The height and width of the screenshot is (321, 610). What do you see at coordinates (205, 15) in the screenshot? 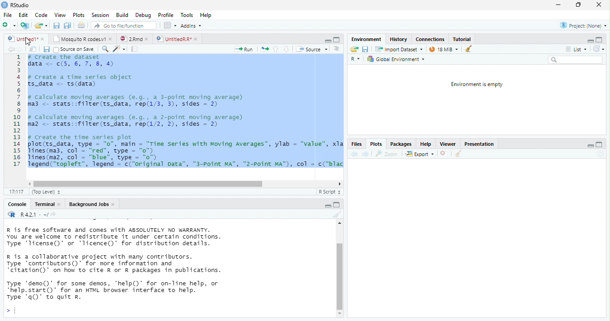
I see `Hep` at bounding box center [205, 15].